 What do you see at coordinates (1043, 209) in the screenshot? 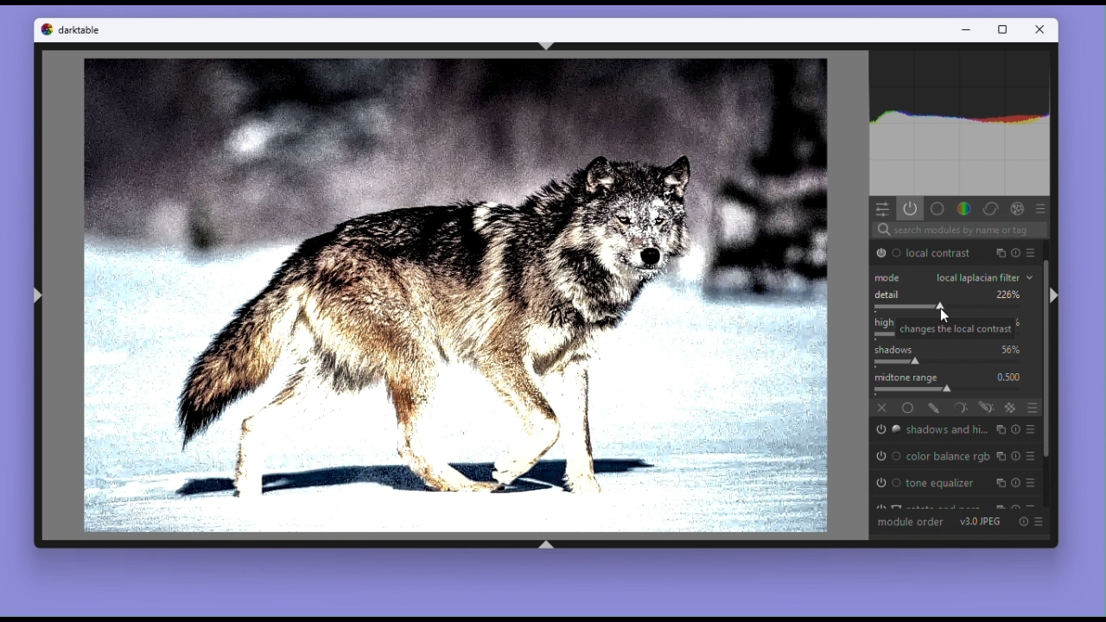
I see `presets` at bounding box center [1043, 209].